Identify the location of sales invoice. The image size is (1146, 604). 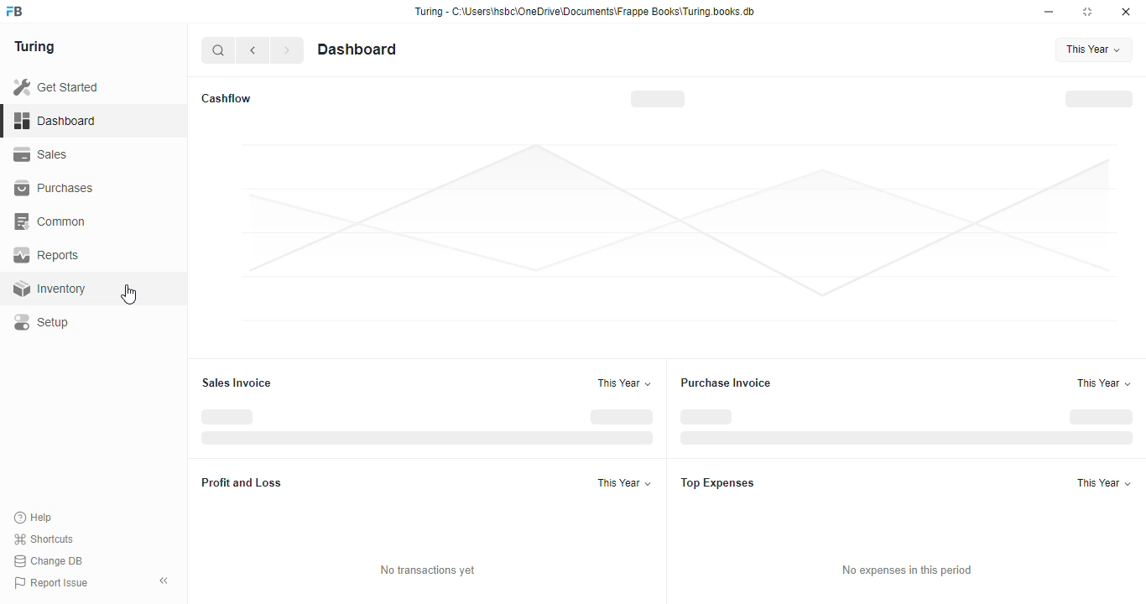
(237, 383).